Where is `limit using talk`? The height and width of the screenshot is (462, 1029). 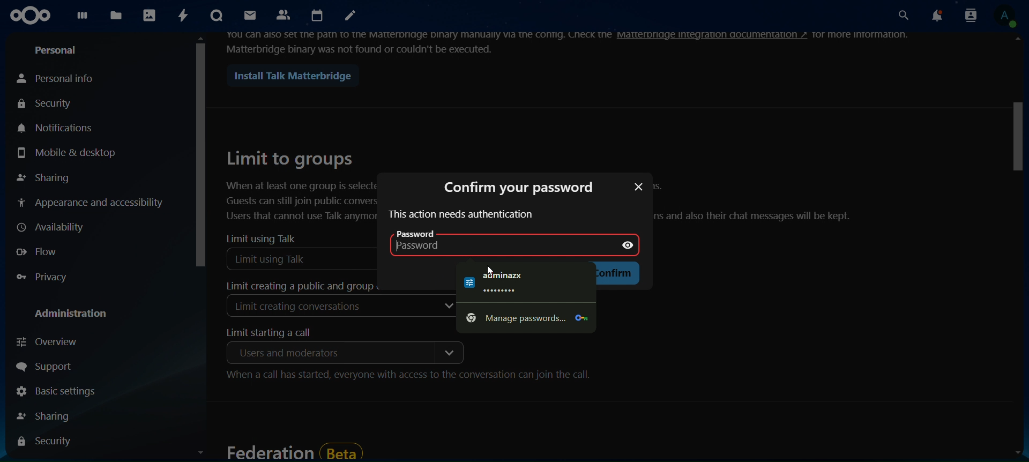 limit using talk is located at coordinates (262, 239).